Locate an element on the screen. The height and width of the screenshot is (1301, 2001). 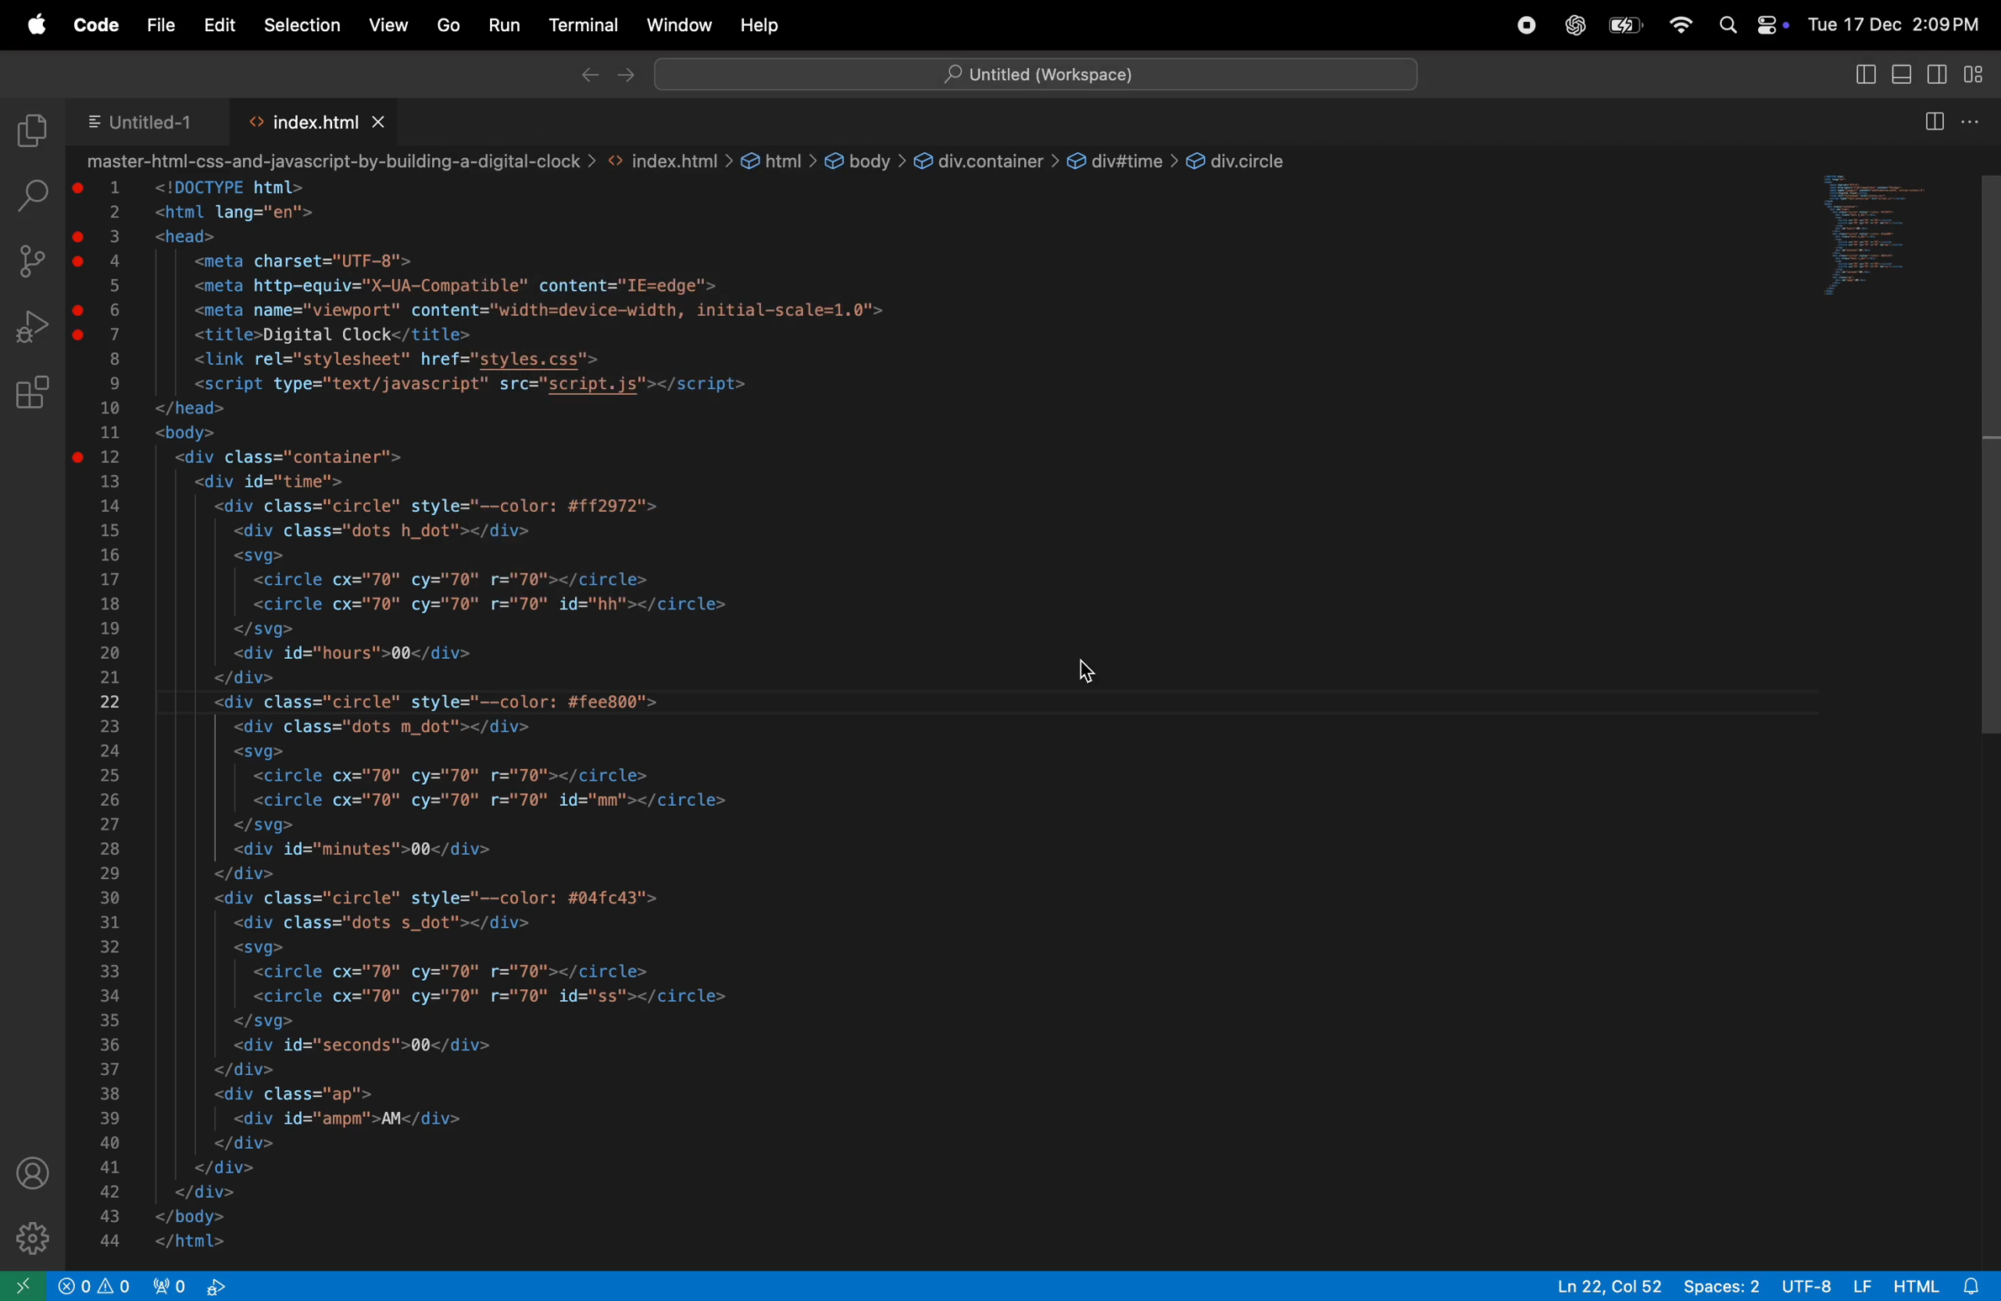
view is located at coordinates (389, 24).